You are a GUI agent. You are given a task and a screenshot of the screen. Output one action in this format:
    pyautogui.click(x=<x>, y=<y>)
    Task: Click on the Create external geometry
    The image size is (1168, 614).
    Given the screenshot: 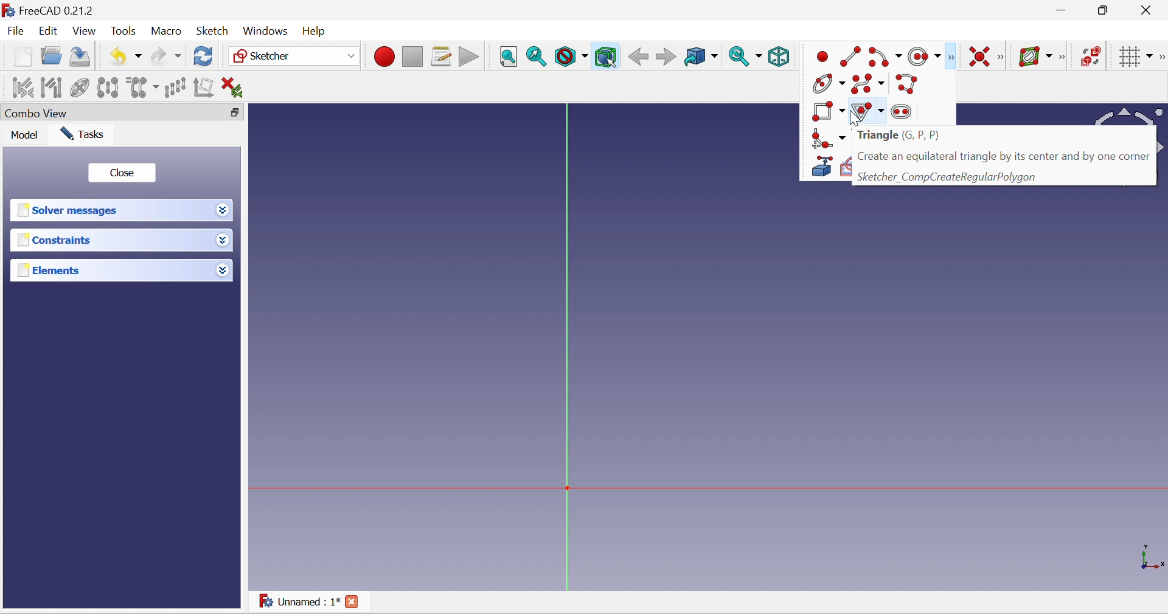 What is the action you would take?
    pyautogui.click(x=821, y=168)
    